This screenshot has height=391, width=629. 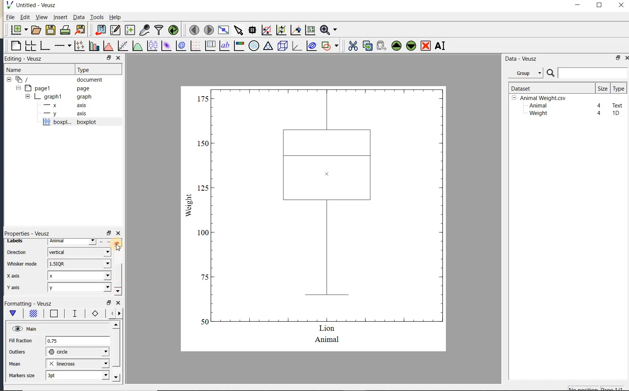 I want to click on plot a vector field, so click(x=194, y=46).